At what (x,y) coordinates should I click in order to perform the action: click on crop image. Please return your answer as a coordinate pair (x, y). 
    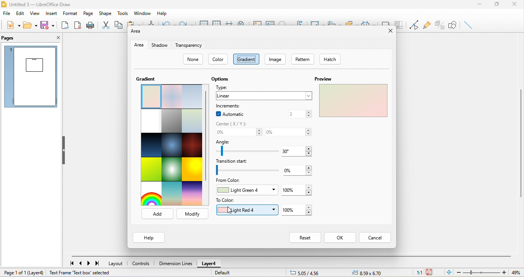
    Looking at the image, I should click on (399, 24).